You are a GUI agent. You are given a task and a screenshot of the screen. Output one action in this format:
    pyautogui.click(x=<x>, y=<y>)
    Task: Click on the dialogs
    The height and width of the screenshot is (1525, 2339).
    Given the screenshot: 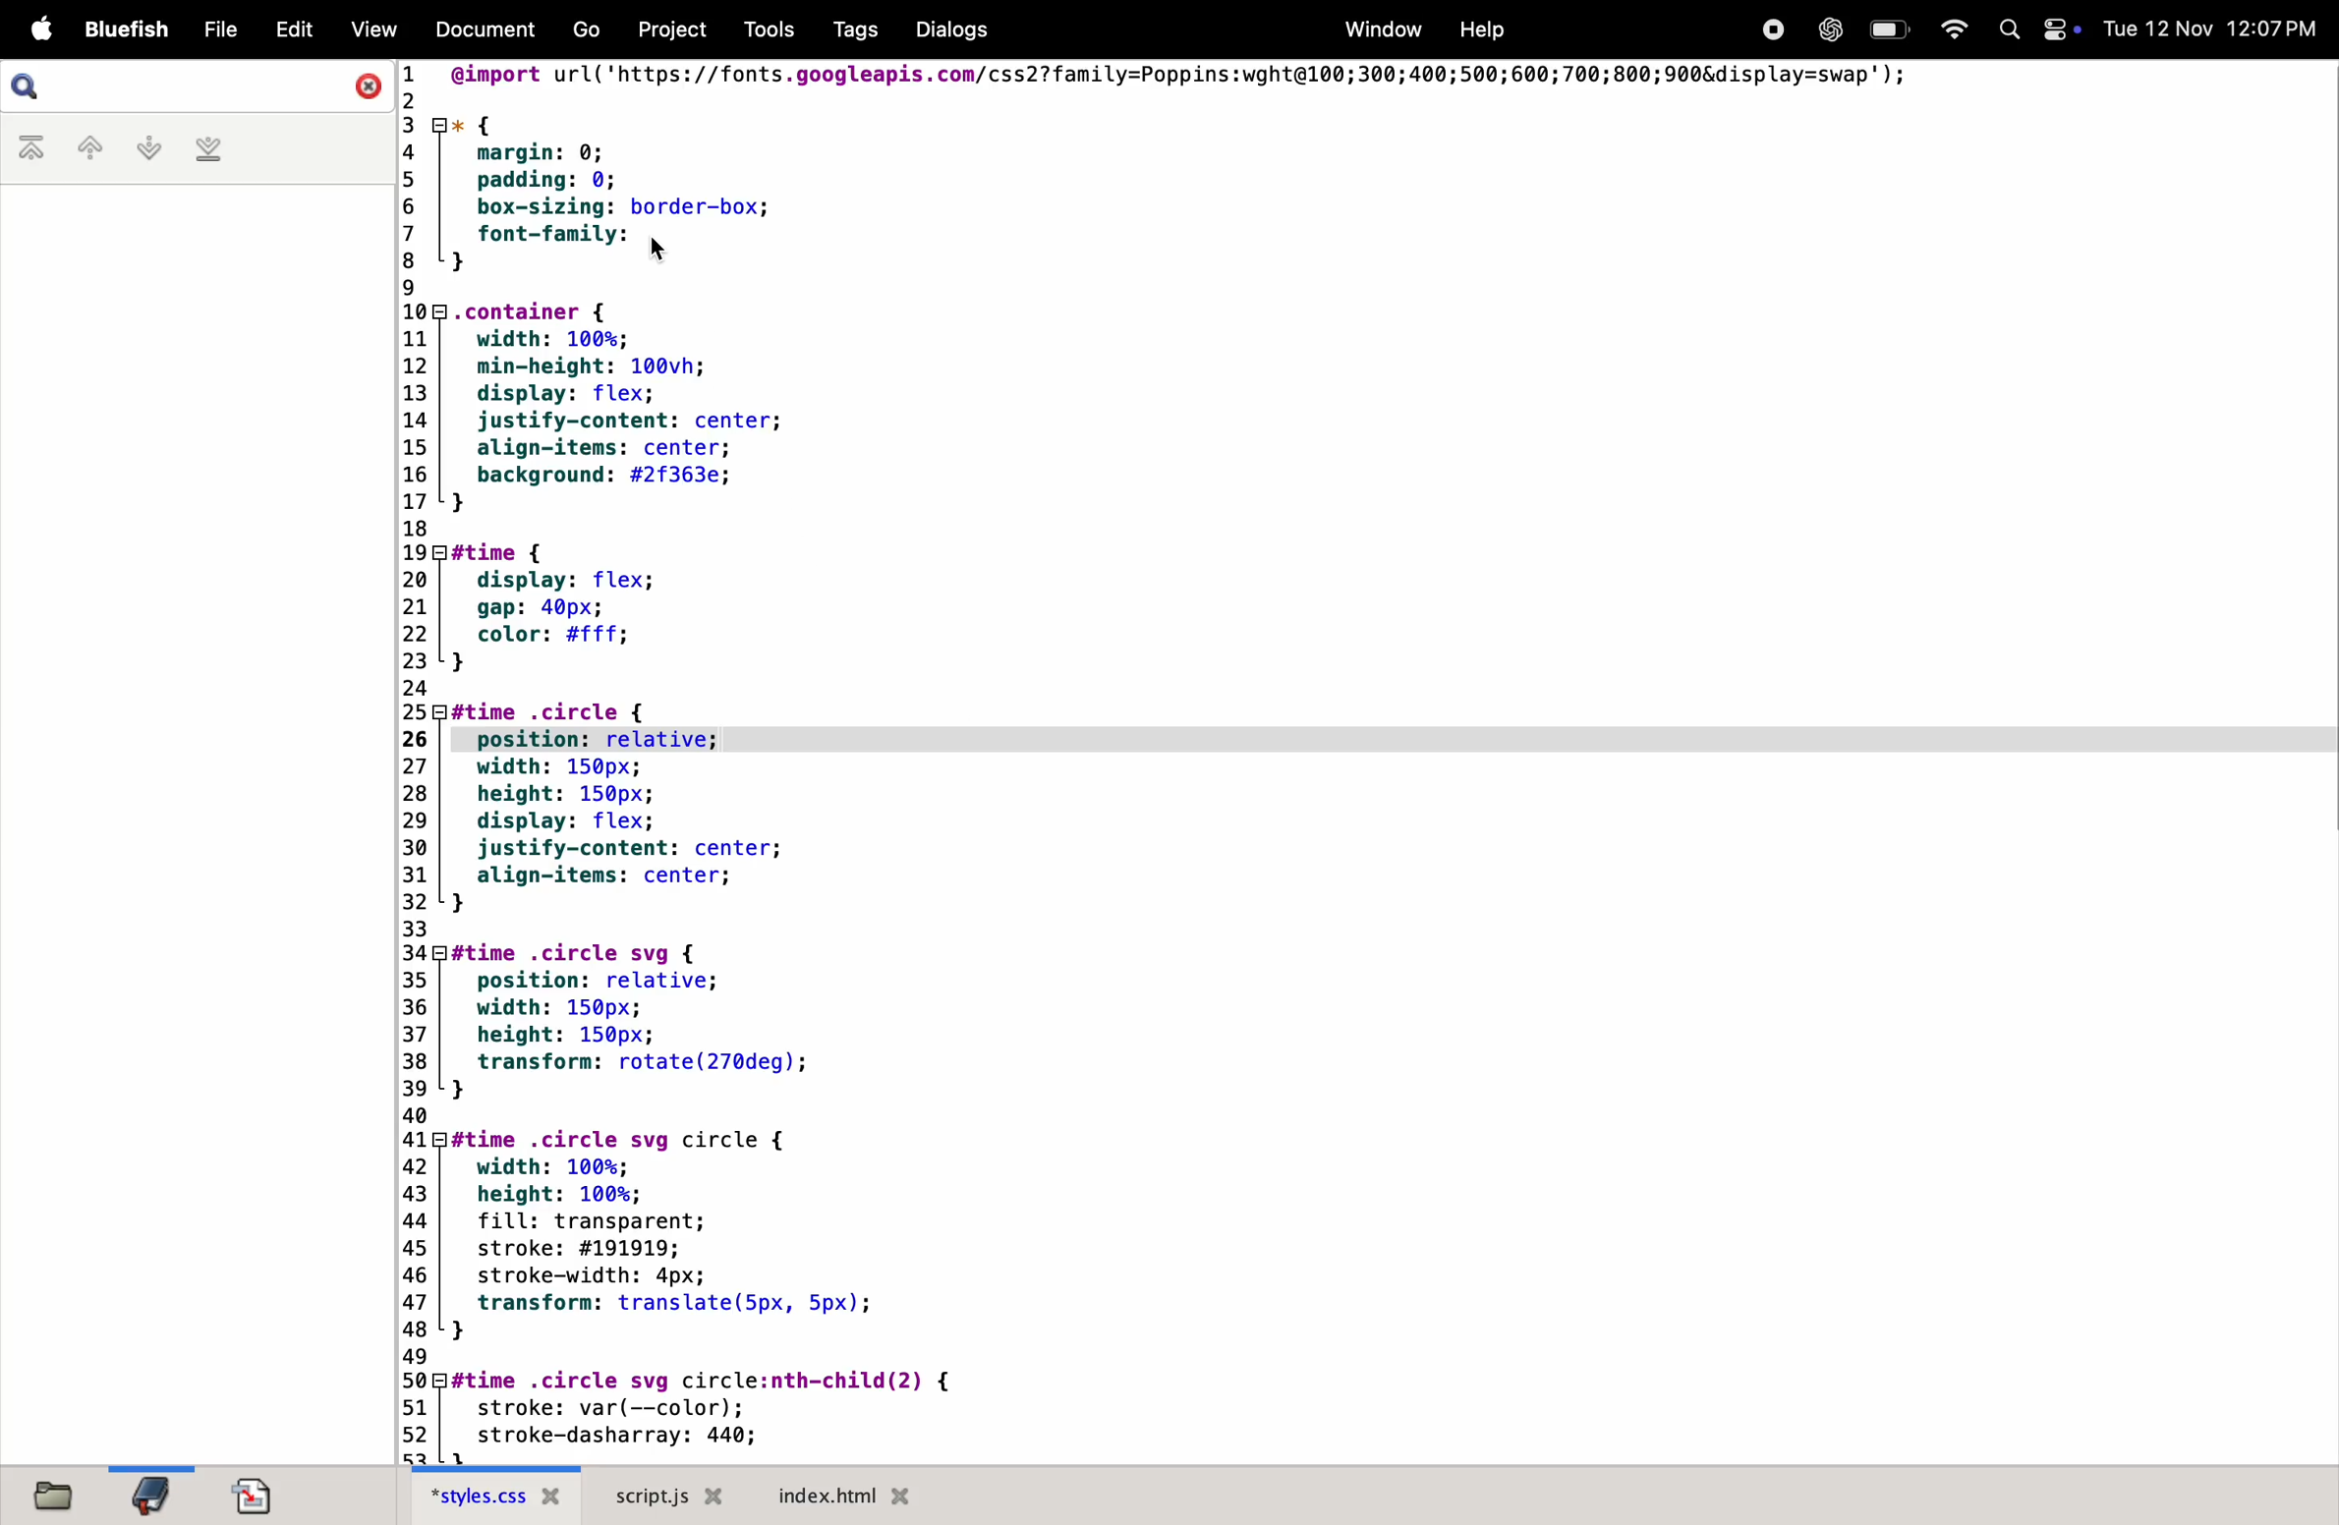 What is the action you would take?
    pyautogui.click(x=947, y=29)
    